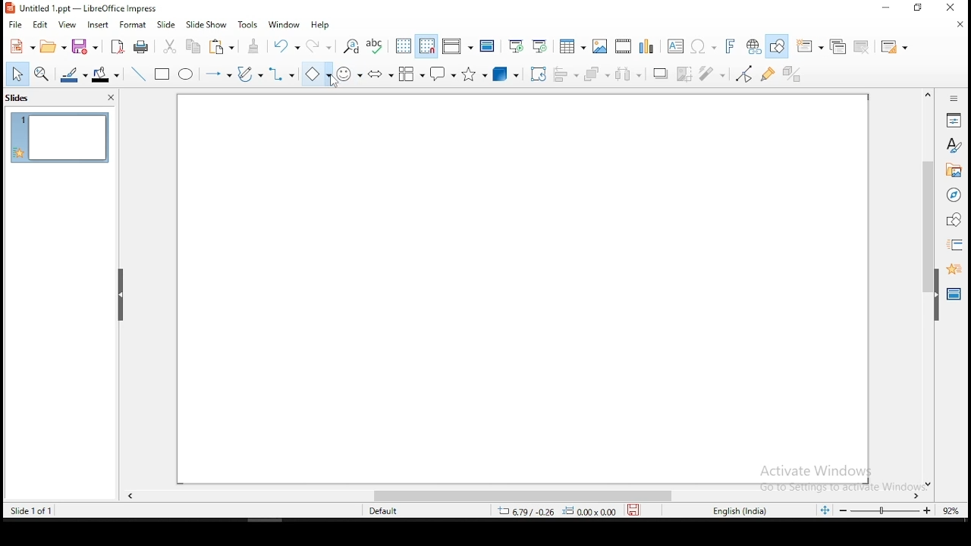 This screenshot has width=971, height=546. Describe the element at coordinates (284, 25) in the screenshot. I see `window` at that location.